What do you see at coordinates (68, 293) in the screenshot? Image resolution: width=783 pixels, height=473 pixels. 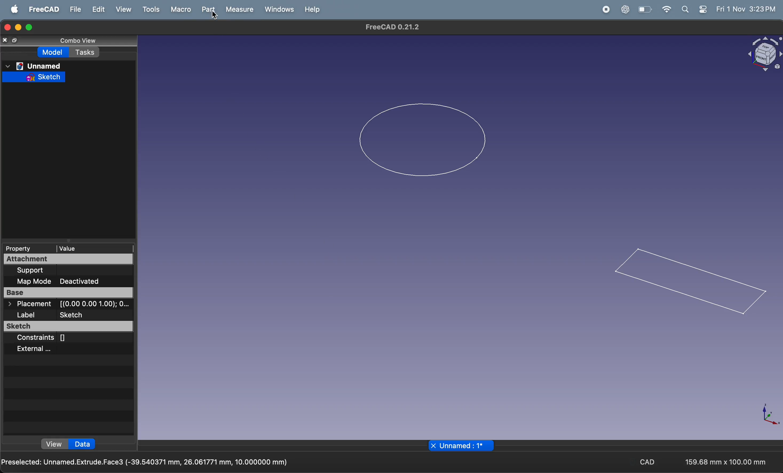 I see `Base` at bounding box center [68, 293].